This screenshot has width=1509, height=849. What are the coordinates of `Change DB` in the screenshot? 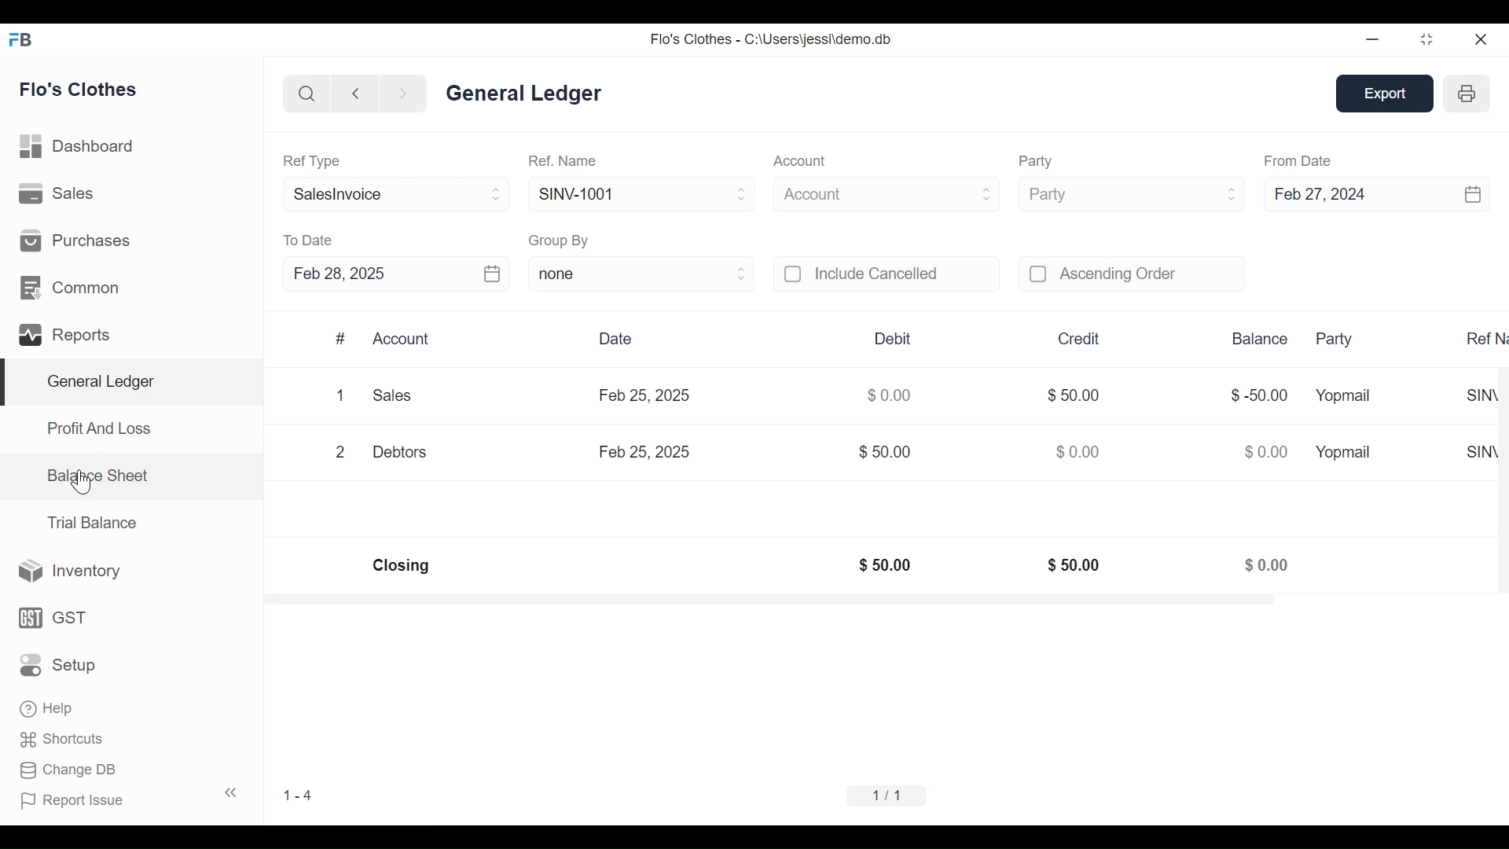 It's located at (68, 767).